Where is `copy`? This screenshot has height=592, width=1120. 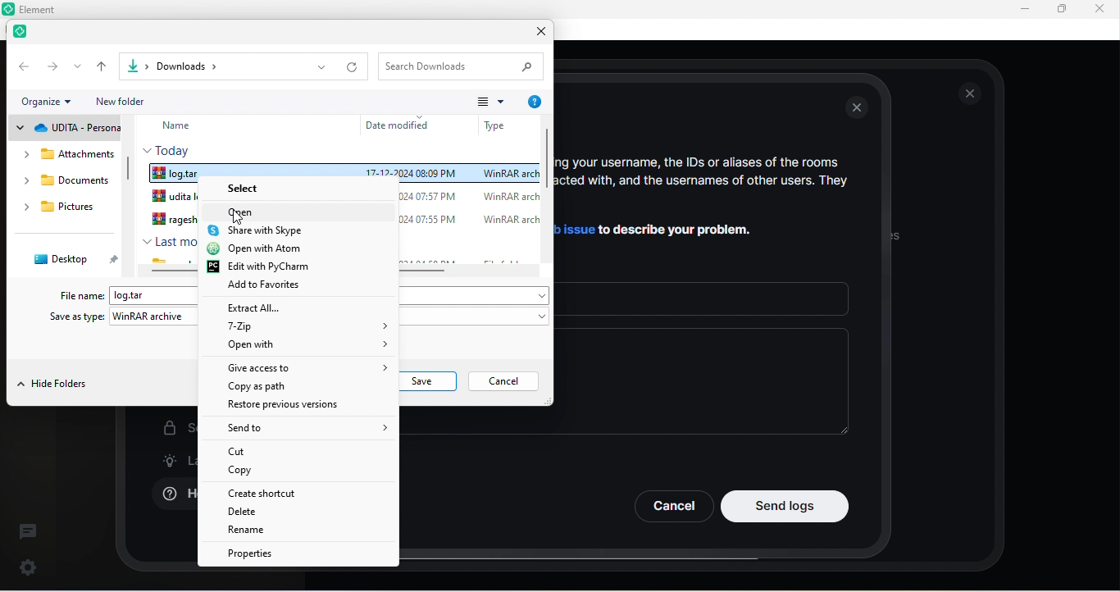
copy is located at coordinates (239, 471).